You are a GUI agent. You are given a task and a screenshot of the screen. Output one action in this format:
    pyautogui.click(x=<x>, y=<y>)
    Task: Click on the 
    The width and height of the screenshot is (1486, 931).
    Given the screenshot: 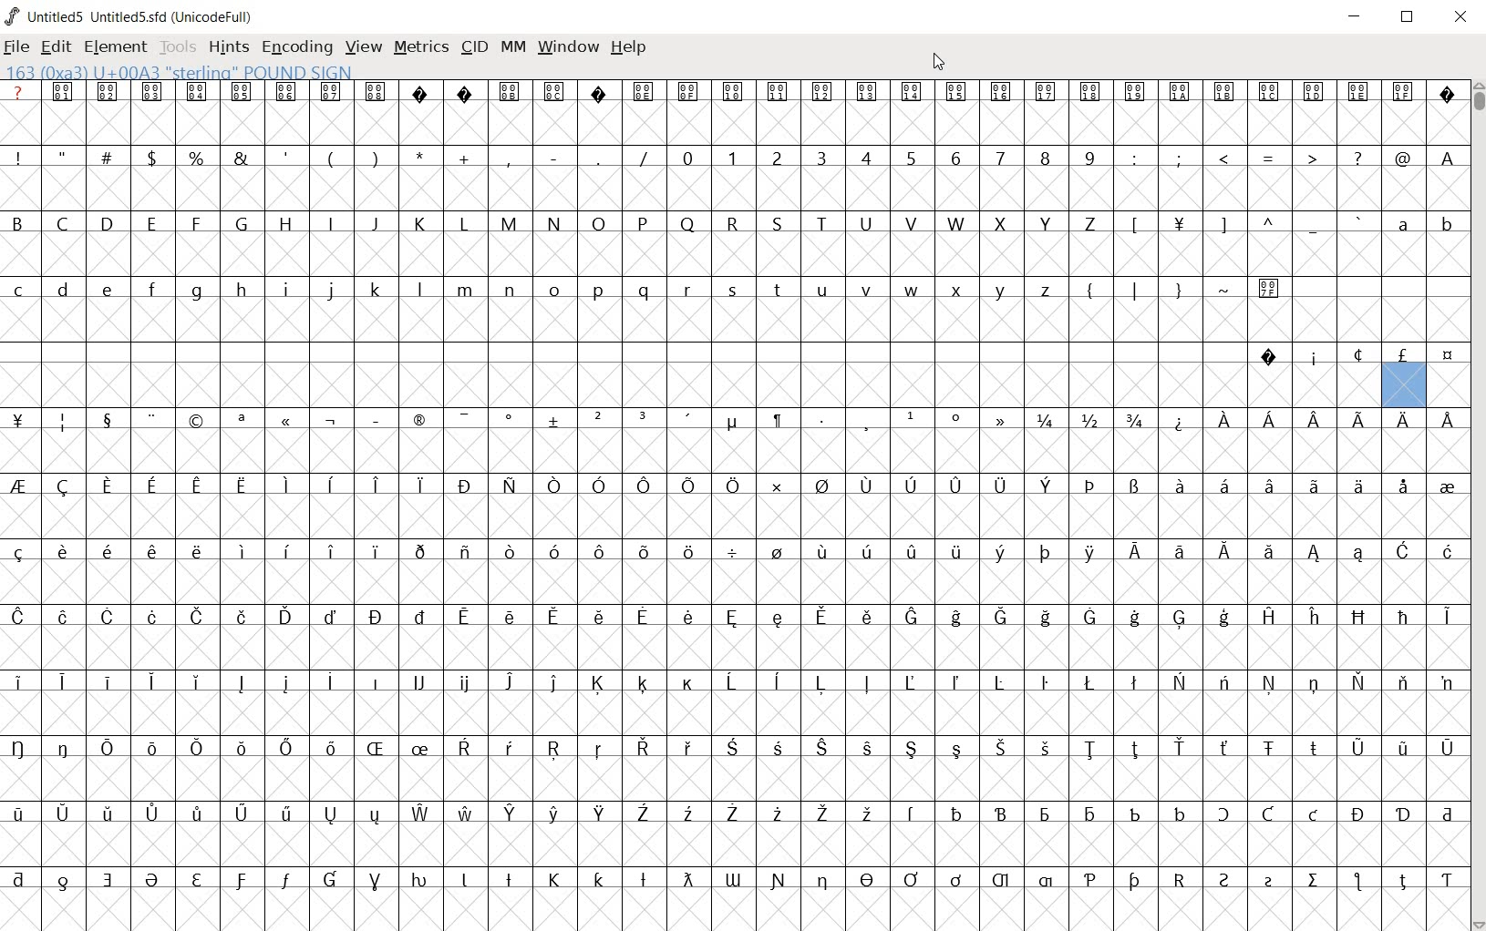 What is the action you would take?
    pyautogui.click(x=285, y=550)
    